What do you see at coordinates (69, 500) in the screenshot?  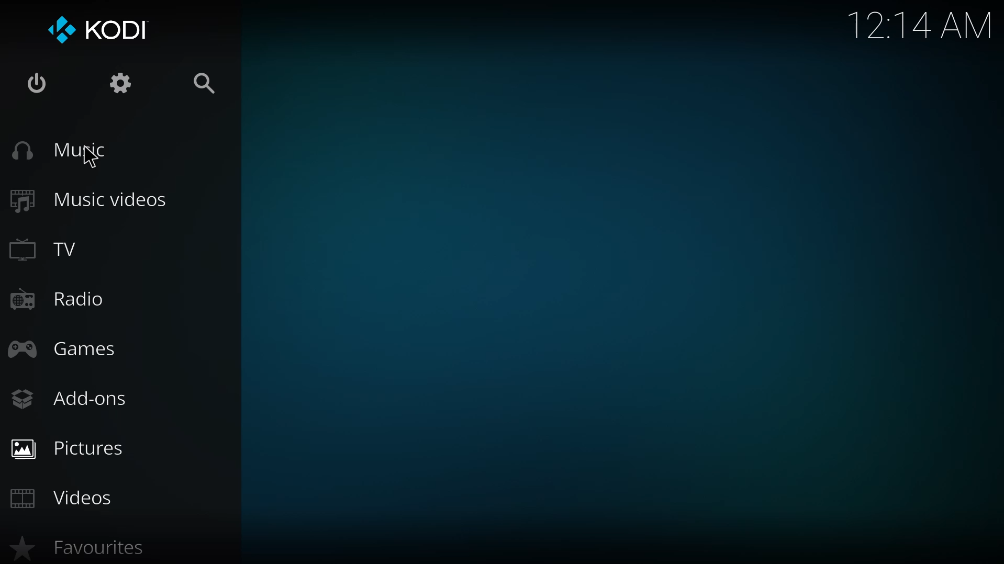 I see `videos` at bounding box center [69, 500].